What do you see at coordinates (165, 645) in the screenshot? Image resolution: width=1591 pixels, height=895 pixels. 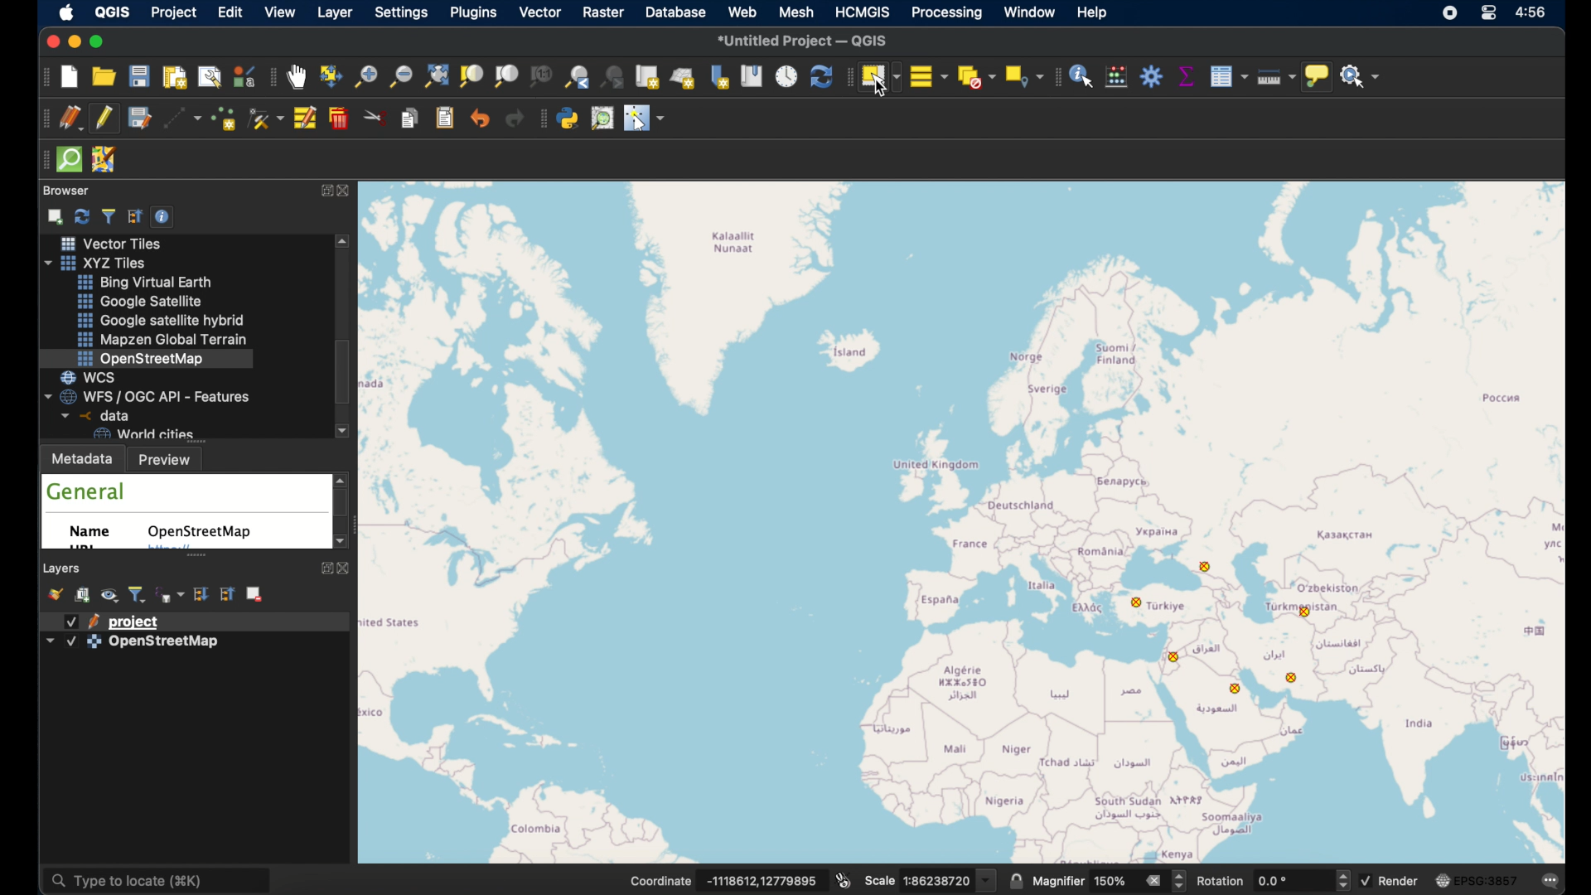 I see `openstreetmap layer` at bounding box center [165, 645].